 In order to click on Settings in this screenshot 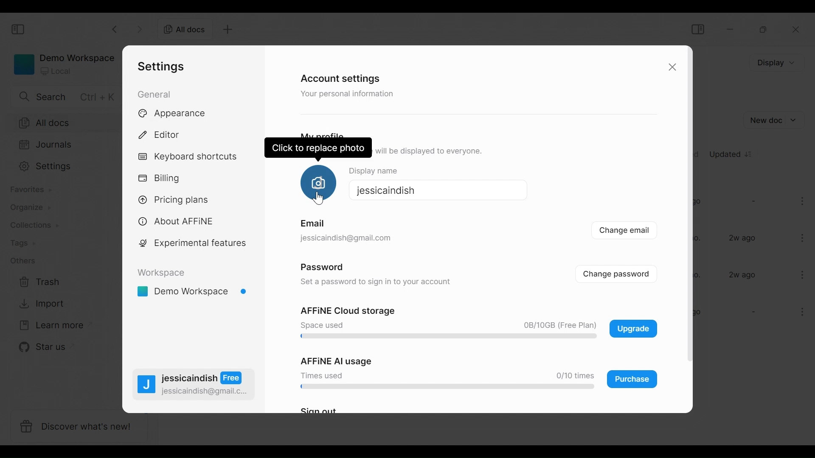, I will do `click(67, 168)`.